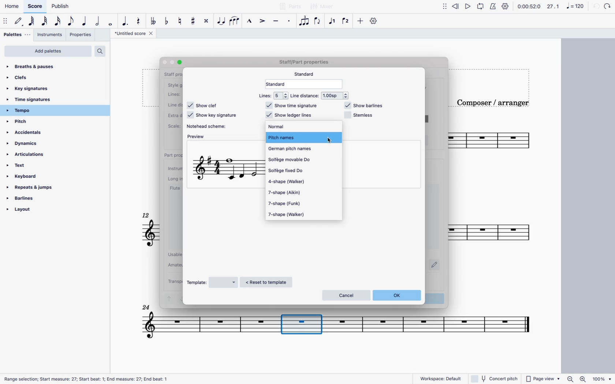  What do you see at coordinates (220, 22) in the screenshot?
I see `tie` at bounding box center [220, 22].